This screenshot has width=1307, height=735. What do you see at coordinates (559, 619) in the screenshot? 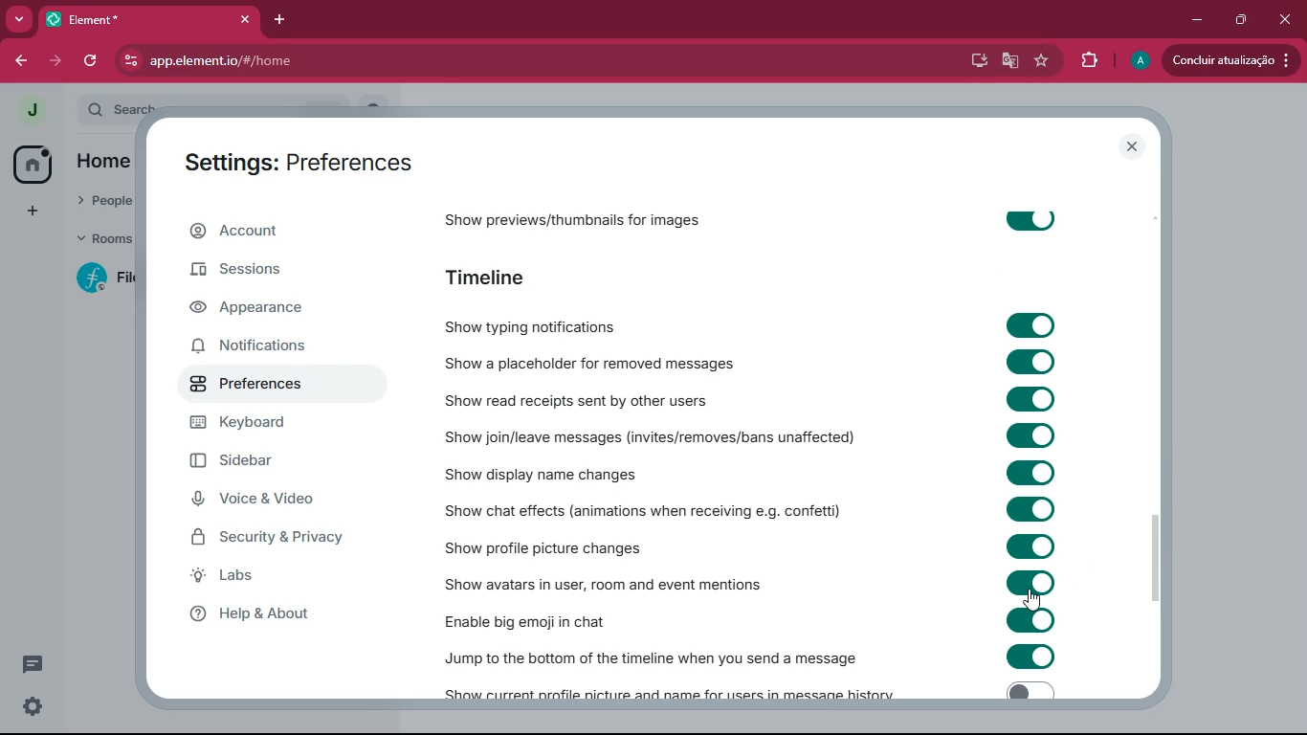
I see `enable big emoji in chat` at bounding box center [559, 619].